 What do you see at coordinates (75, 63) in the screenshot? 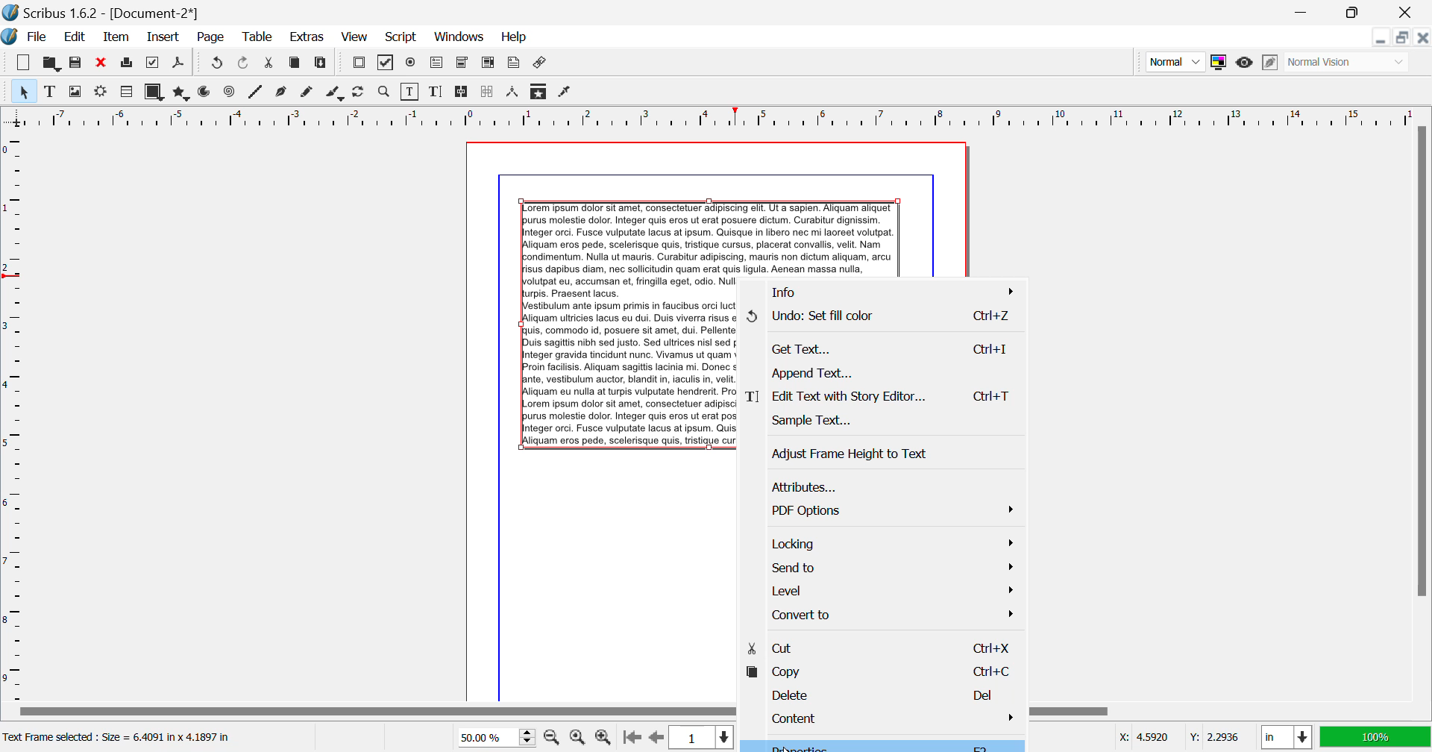
I see `Save` at bounding box center [75, 63].